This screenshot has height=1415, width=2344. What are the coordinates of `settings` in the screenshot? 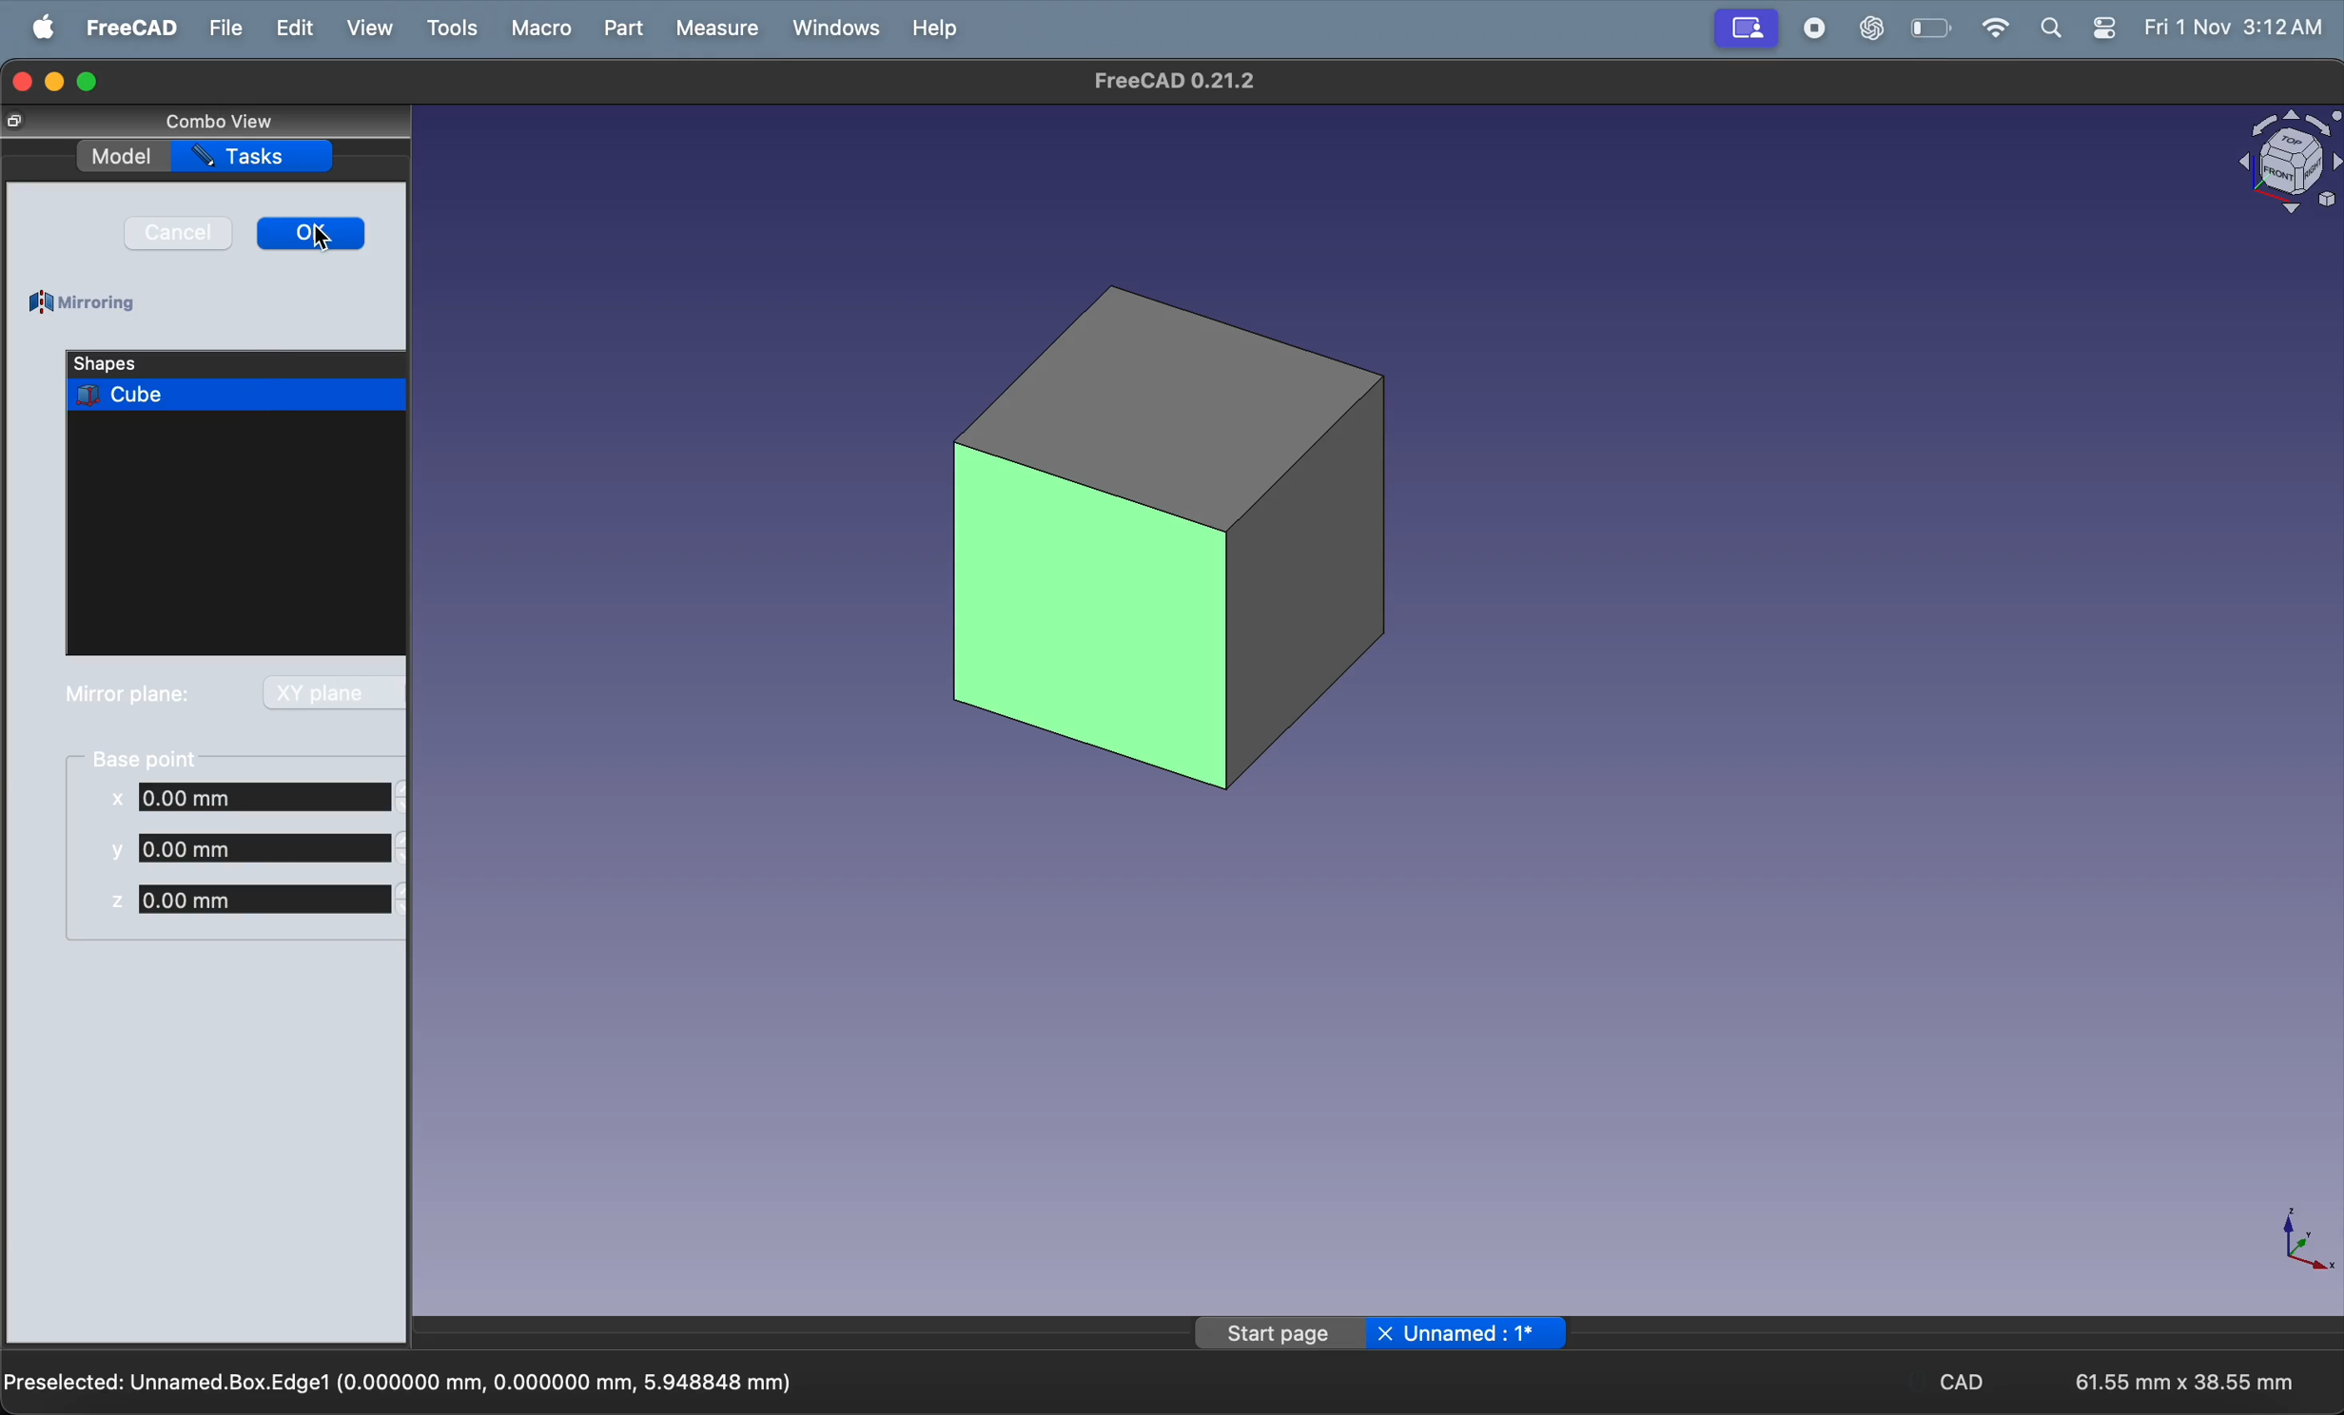 It's located at (2100, 29).